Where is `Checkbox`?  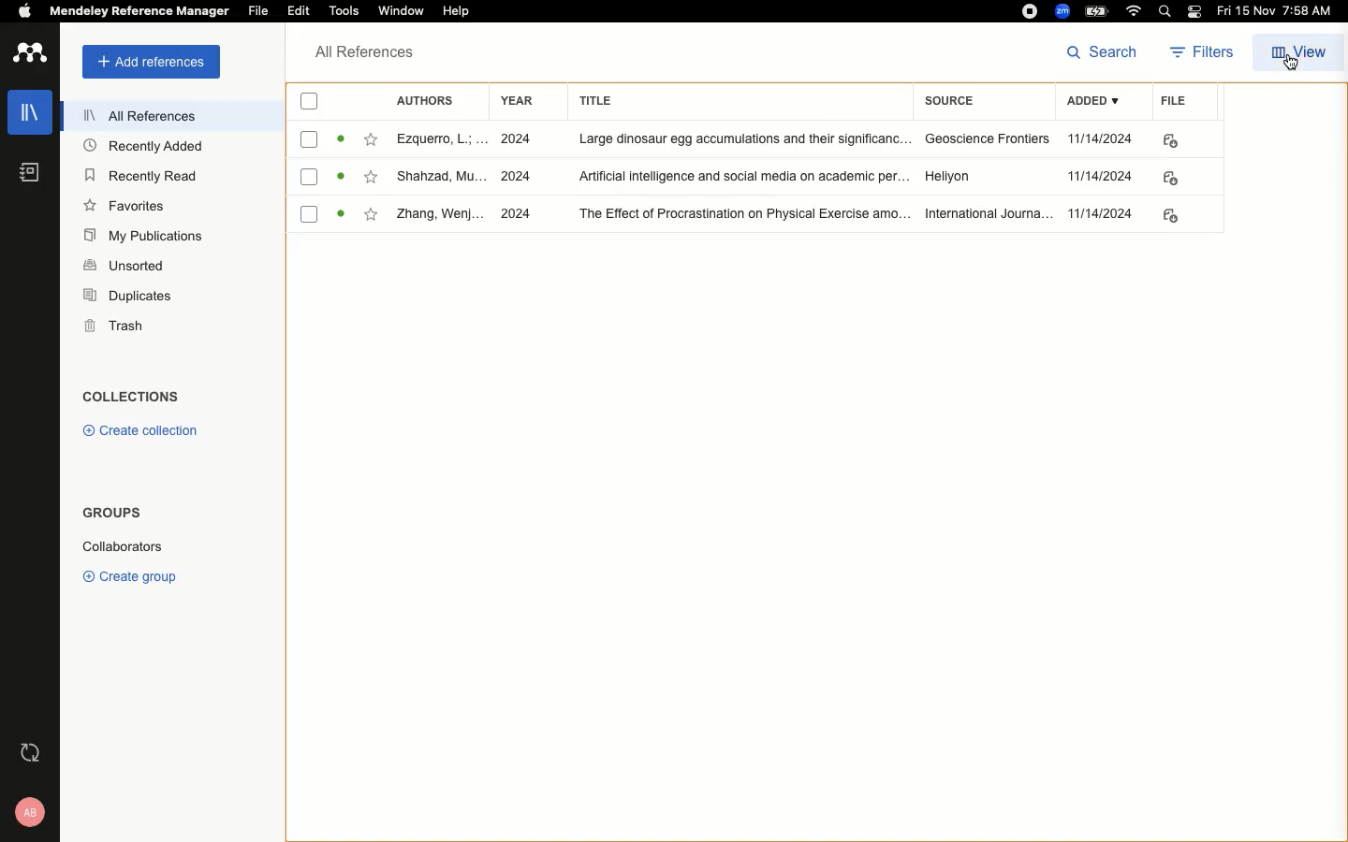 Checkbox is located at coordinates (303, 100).